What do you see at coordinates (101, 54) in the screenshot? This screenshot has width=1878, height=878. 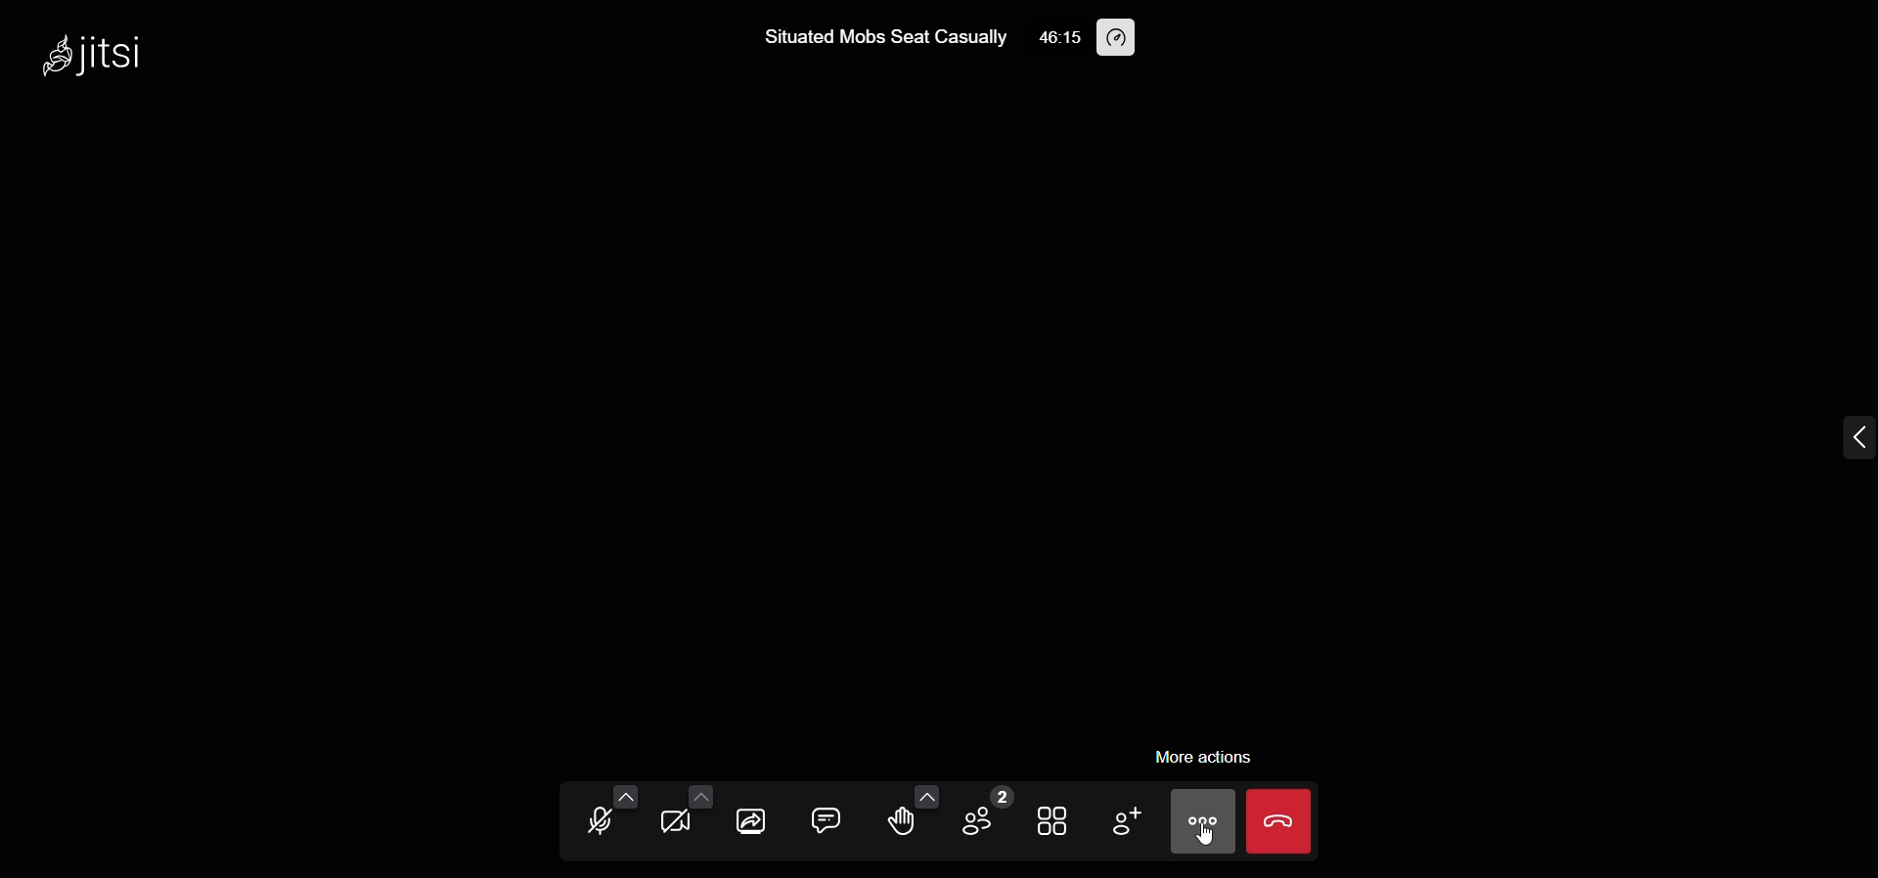 I see `Jitsi` at bounding box center [101, 54].